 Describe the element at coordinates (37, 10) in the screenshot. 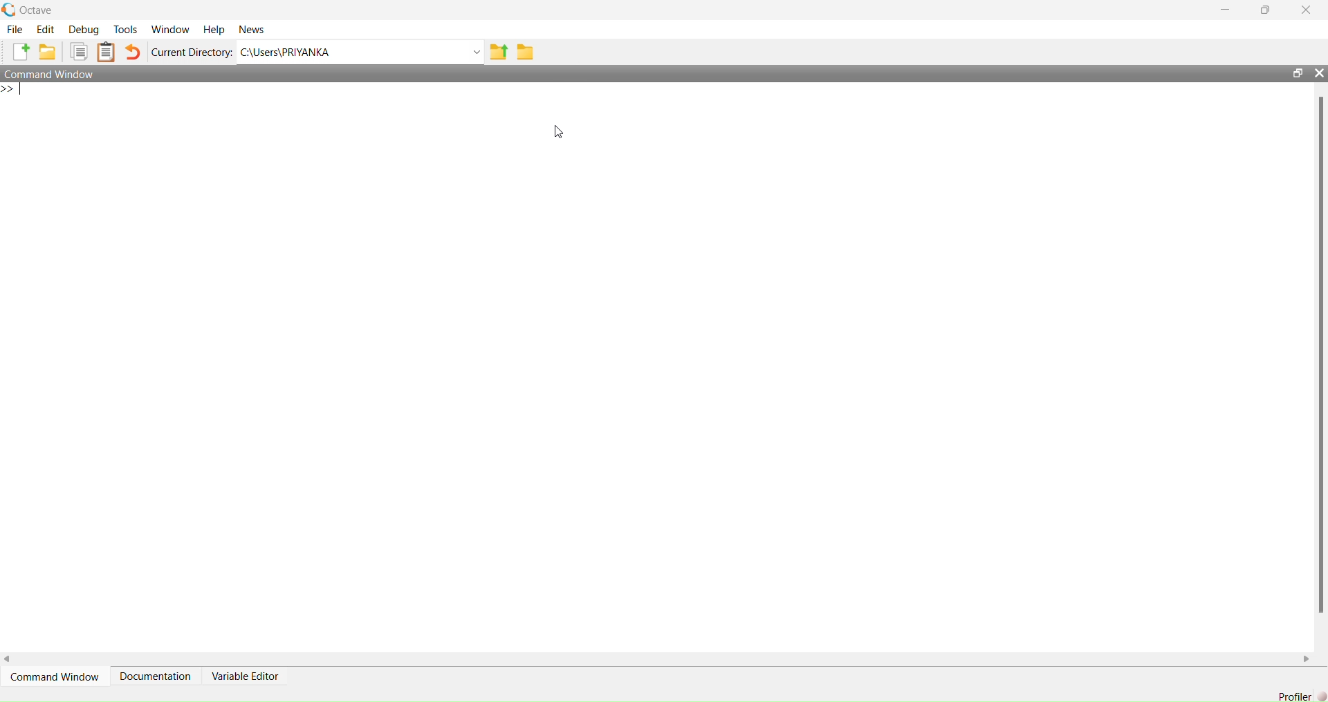

I see `Octave` at that location.